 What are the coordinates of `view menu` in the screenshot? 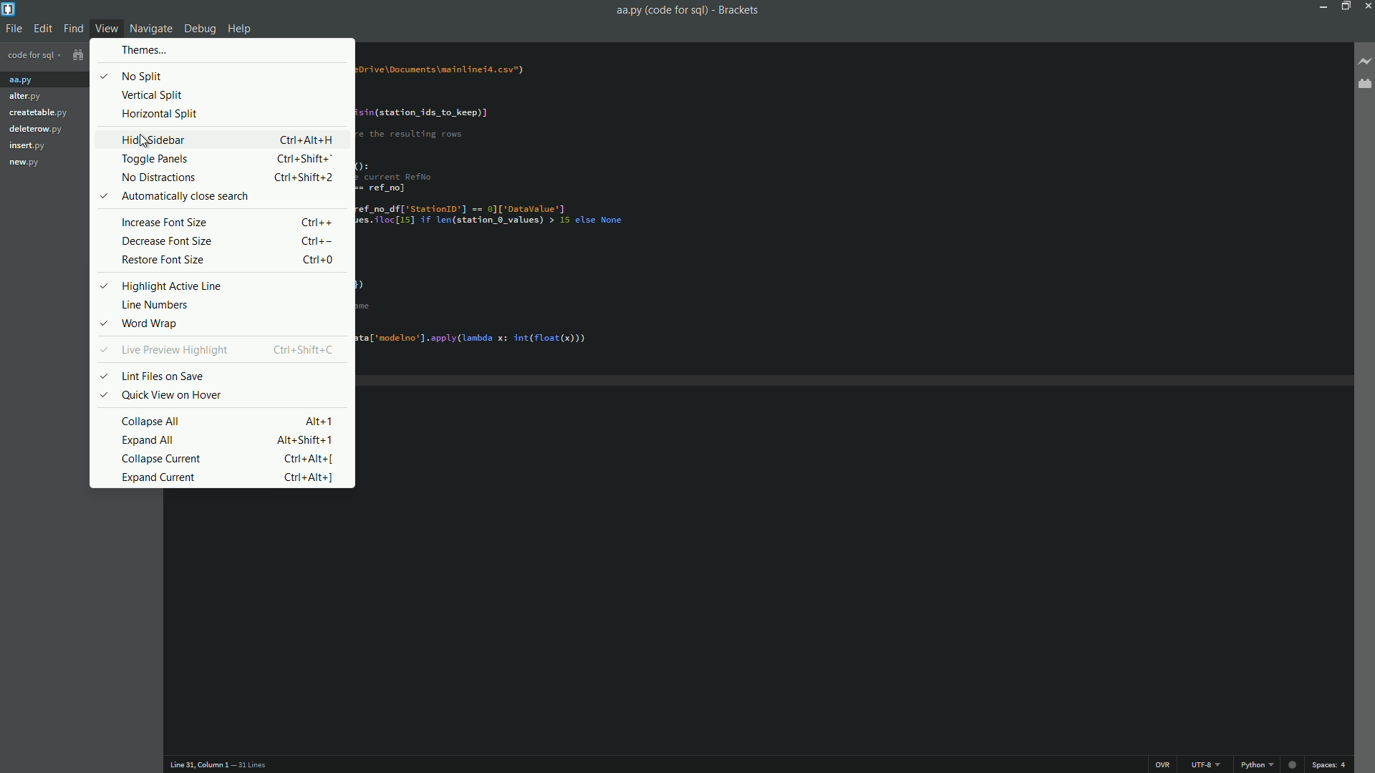 It's located at (109, 28).